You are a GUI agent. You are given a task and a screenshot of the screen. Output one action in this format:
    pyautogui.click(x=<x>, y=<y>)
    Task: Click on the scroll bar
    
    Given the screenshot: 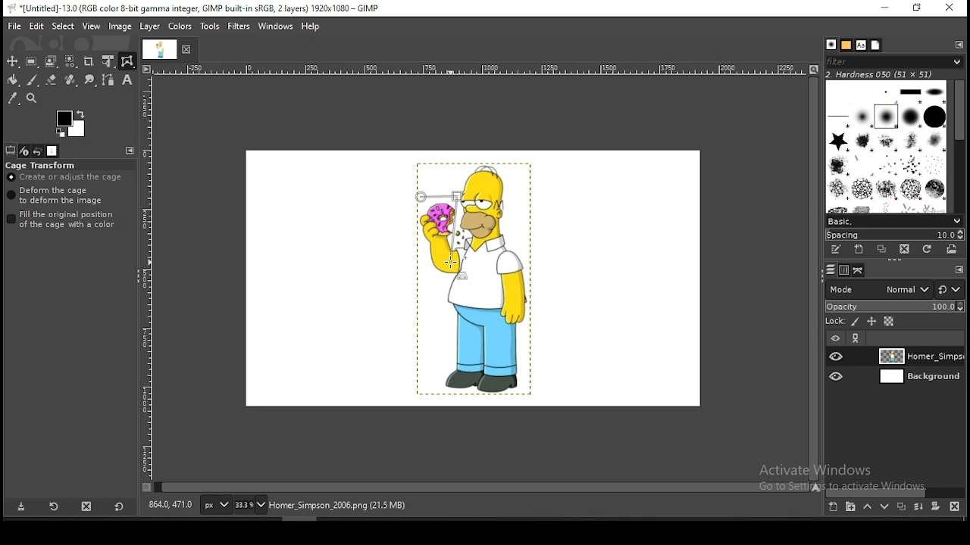 What is the action you would take?
    pyautogui.click(x=812, y=278)
    